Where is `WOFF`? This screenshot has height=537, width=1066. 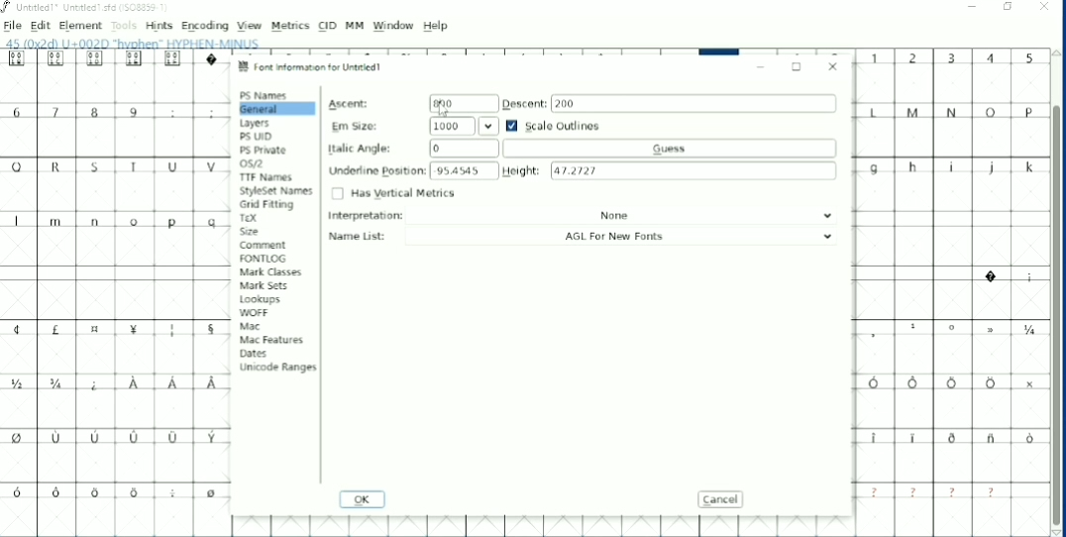 WOFF is located at coordinates (254, 313).